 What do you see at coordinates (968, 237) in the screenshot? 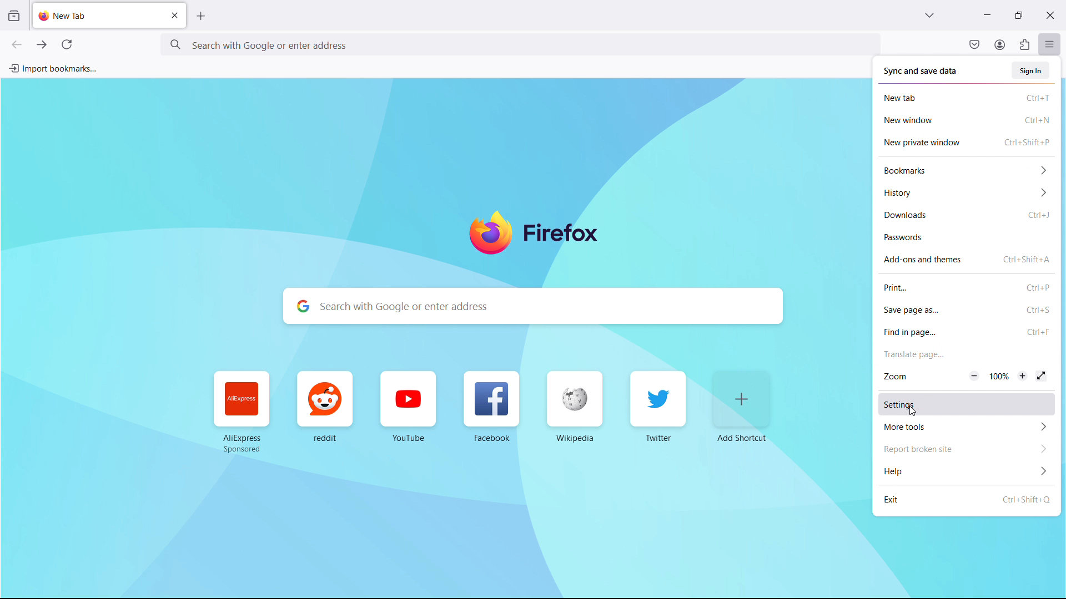
I see `passwords` at bounding box center [968, 237].